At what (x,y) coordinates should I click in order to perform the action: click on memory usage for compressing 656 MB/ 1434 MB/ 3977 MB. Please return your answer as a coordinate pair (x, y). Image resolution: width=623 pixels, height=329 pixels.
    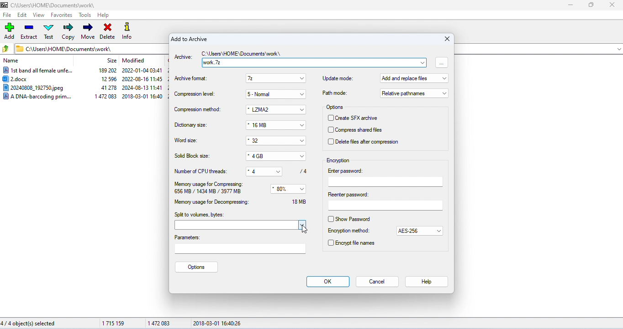
    Looking at the image, I should click on (210, 188).